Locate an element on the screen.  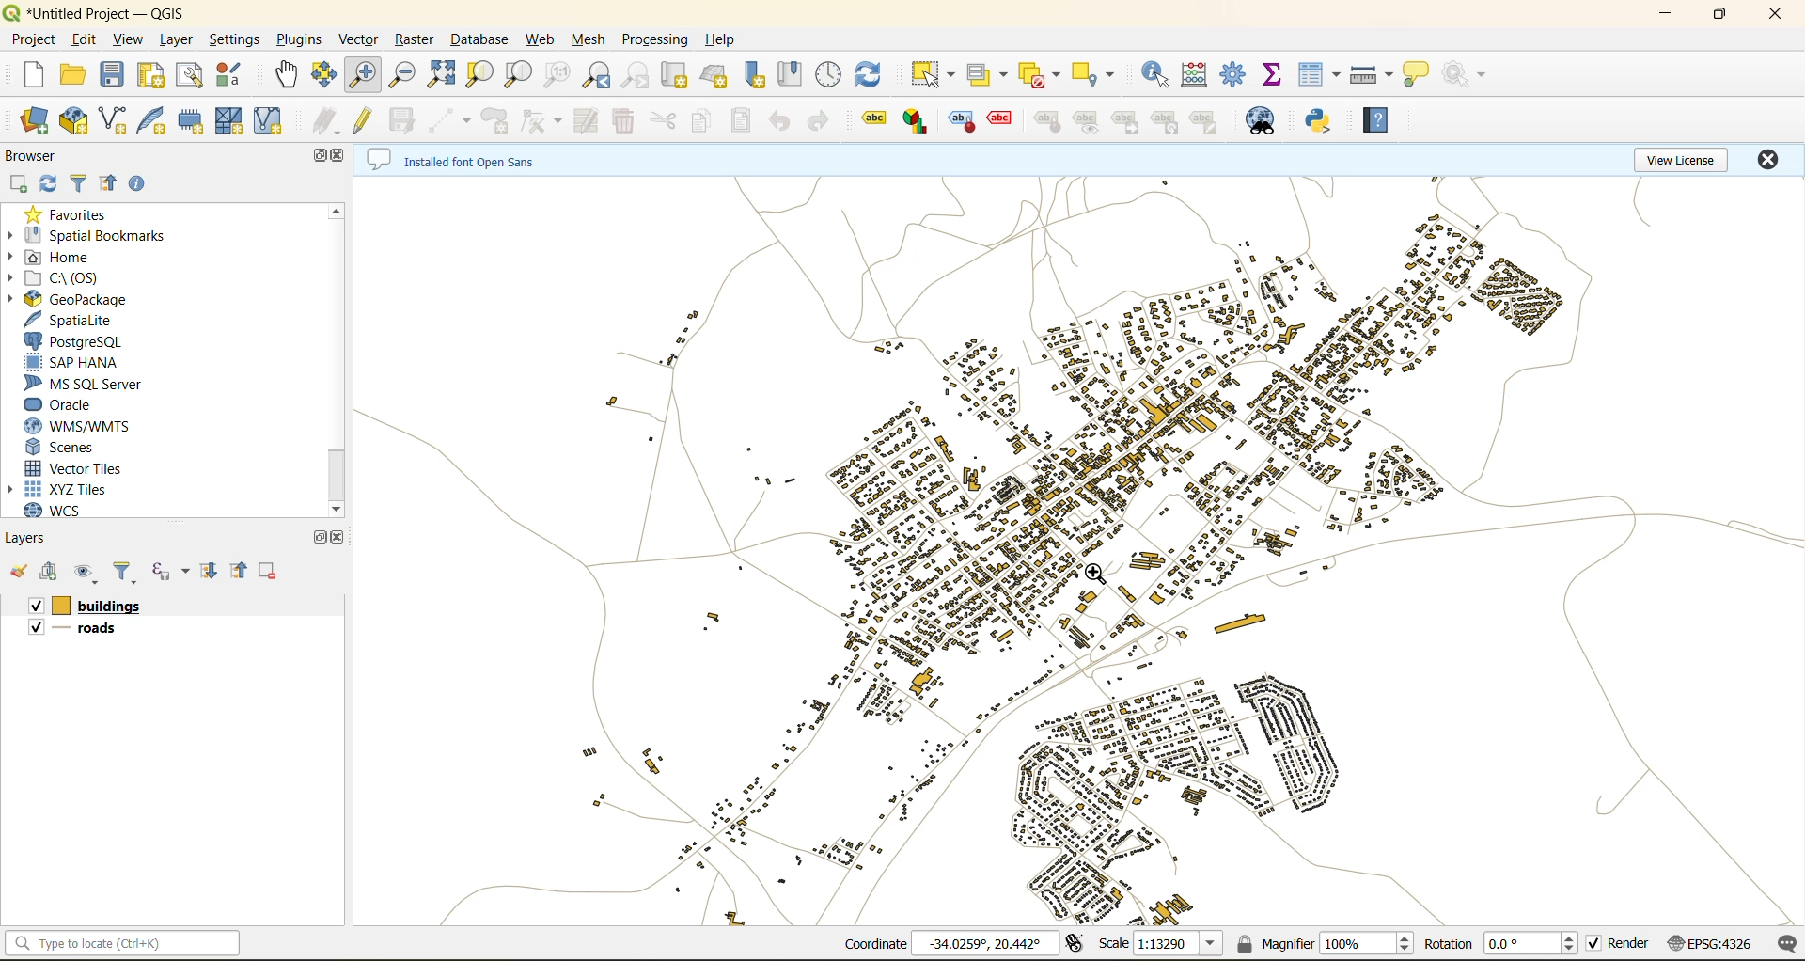
copy is located at coordinates (704, 121).